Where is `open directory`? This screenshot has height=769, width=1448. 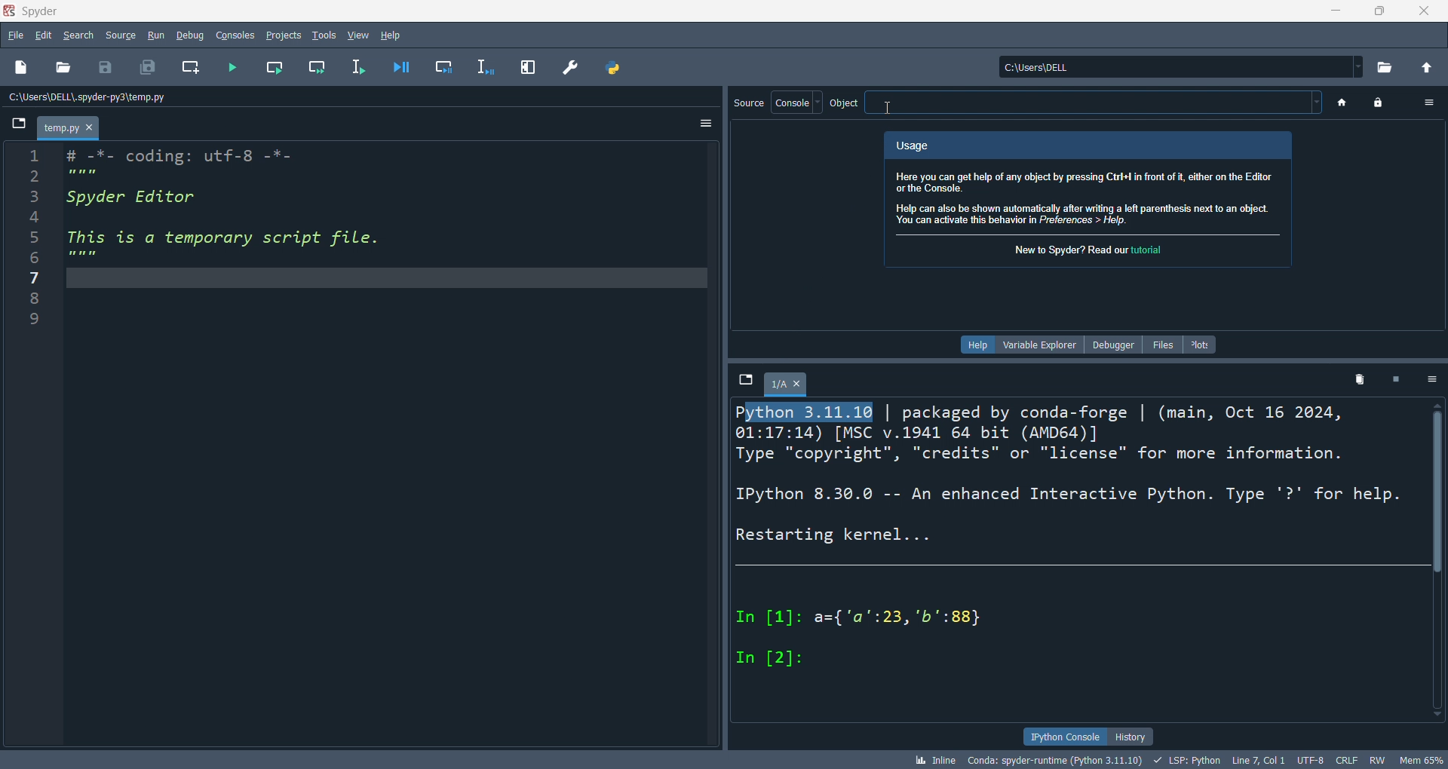 open directory is located at coordinates (1380, 69).